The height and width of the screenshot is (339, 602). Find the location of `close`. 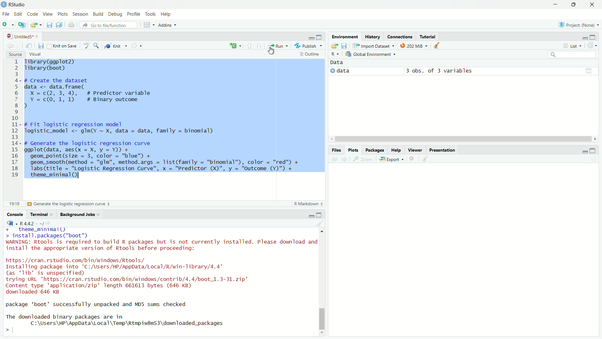

close is located at coordinates (37, 37).